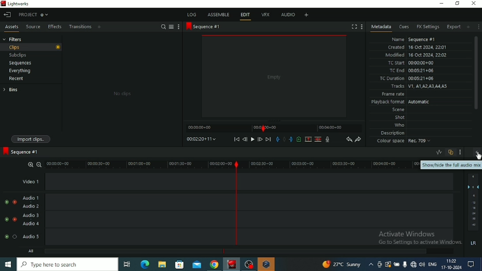 Image resolution: width=482 pixels, height=271 pixels. Describe the element at coordinates (441, 3) in the screenshot. I see `Minimize` at that location.